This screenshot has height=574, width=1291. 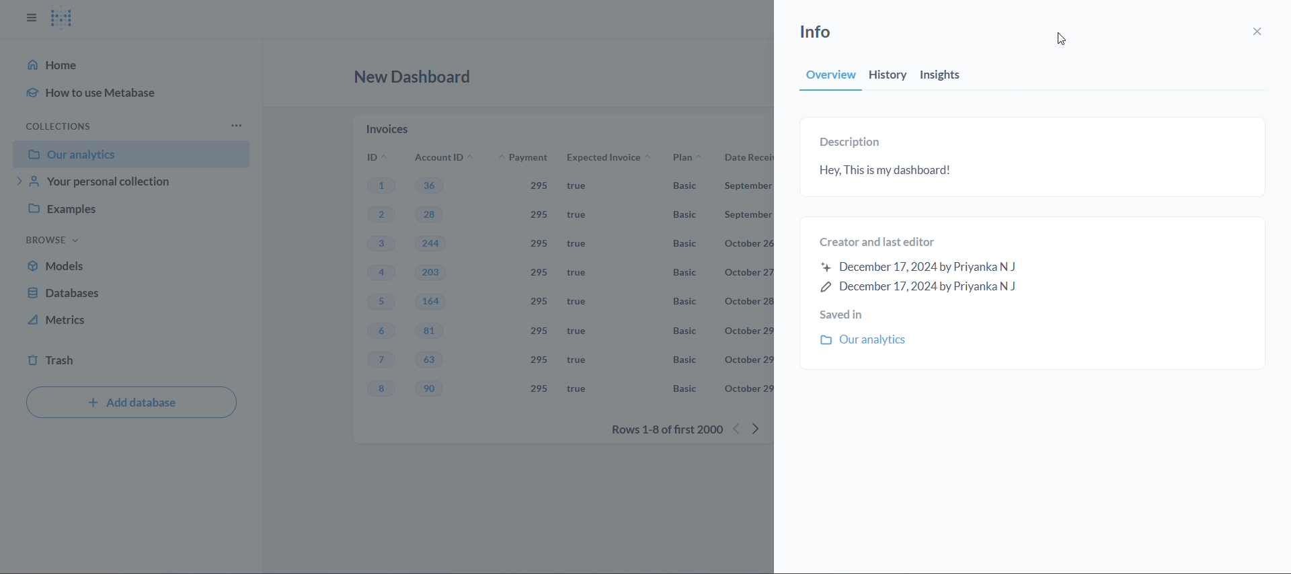 I want to click on Basic, so click(x=687, y=273).